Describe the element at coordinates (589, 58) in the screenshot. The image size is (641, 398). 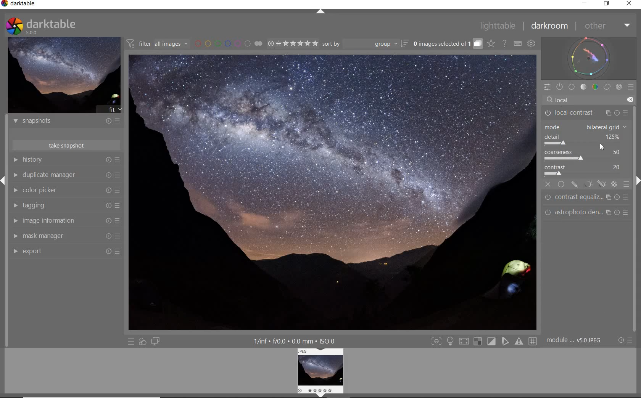
I see `WAVEFORM` at that location.